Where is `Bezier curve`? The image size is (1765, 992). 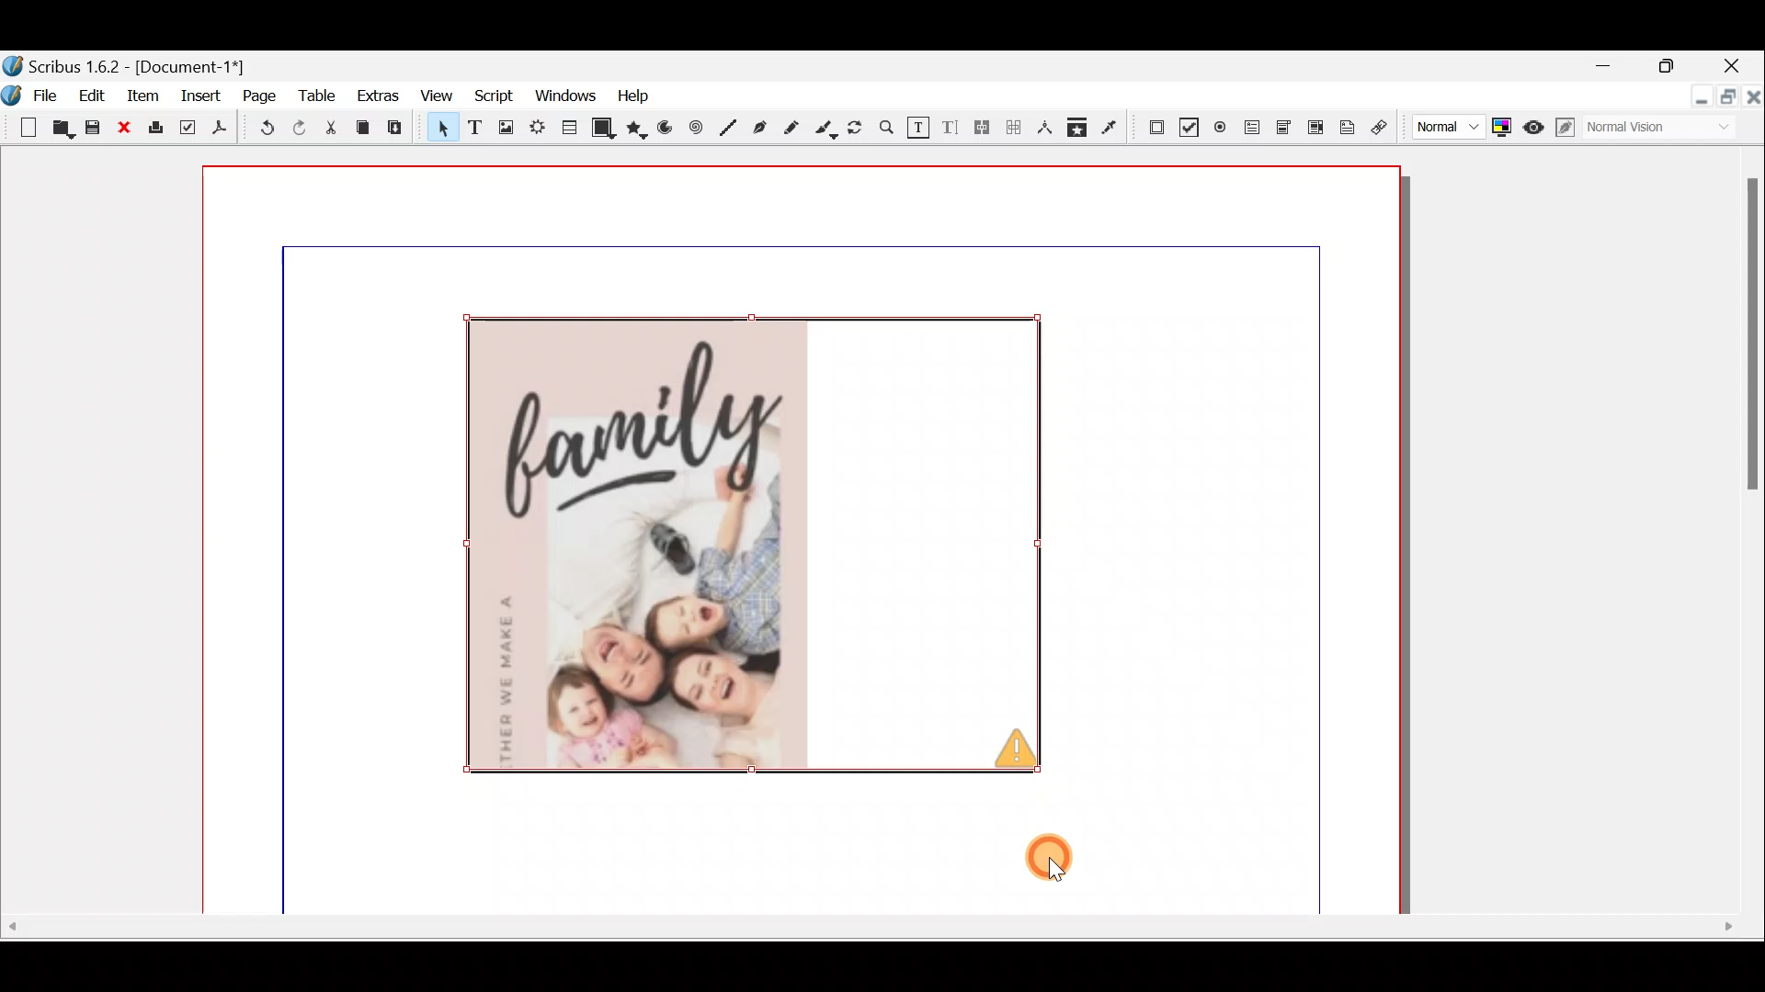
Bezier curve is located at coordinates (762, 130).